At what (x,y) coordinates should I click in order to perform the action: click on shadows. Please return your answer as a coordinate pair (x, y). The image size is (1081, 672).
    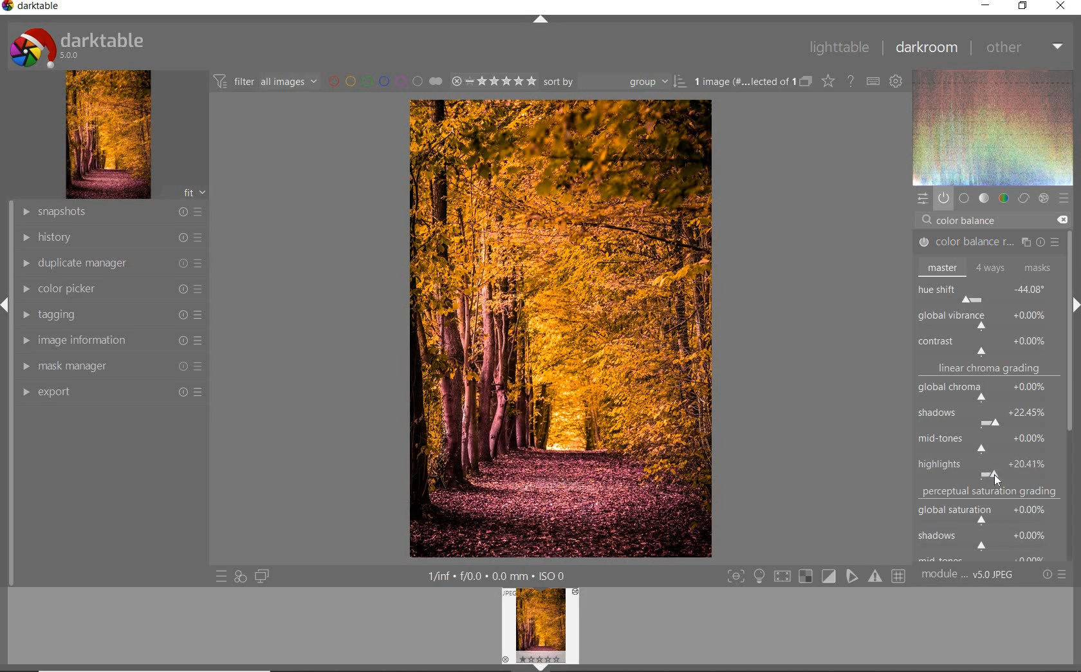
    Looking at the image, I should click on (989, 415).